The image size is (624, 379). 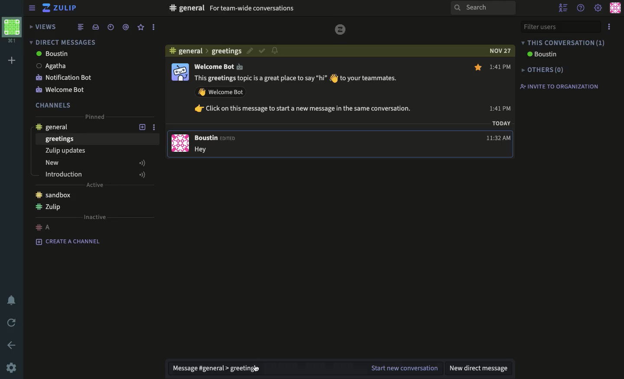 What do you see at coordinates (219, 368) in the screenshot?
I see `message general` at bounding box center [219, 368].